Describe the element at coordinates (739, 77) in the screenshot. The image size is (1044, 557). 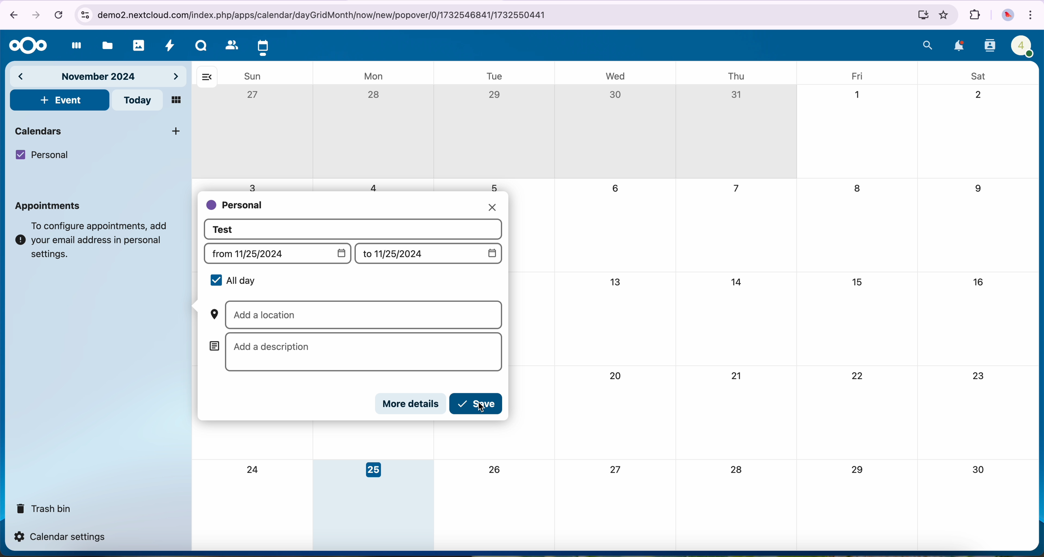
I see `thu` at that location.